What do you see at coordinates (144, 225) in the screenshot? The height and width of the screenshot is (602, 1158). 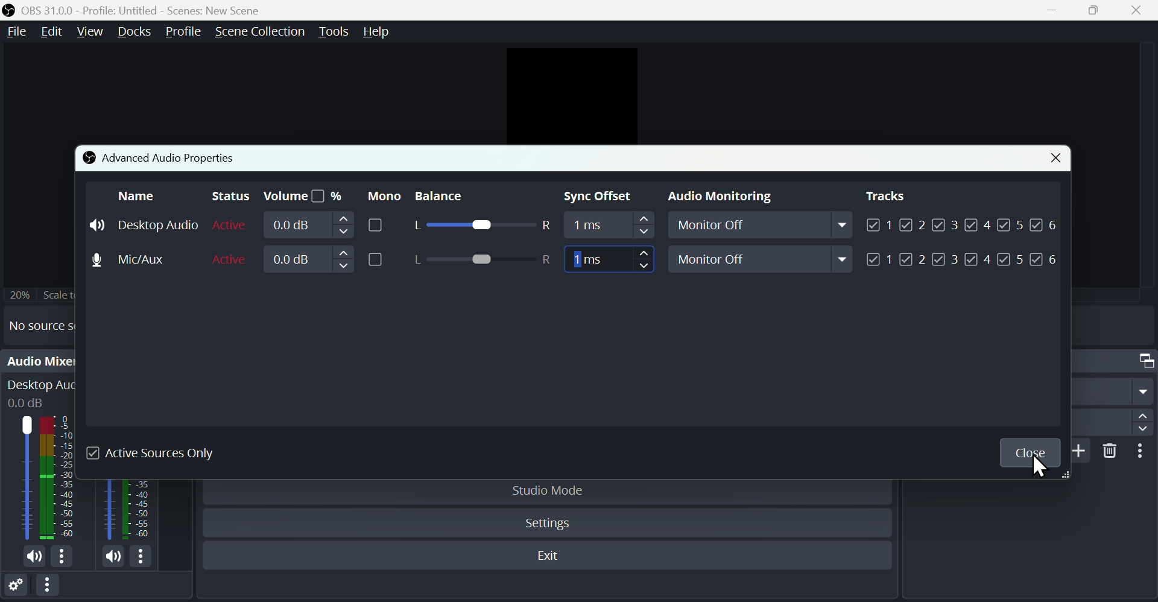 I see `Desktop audio` at bounding box center [144, 225].